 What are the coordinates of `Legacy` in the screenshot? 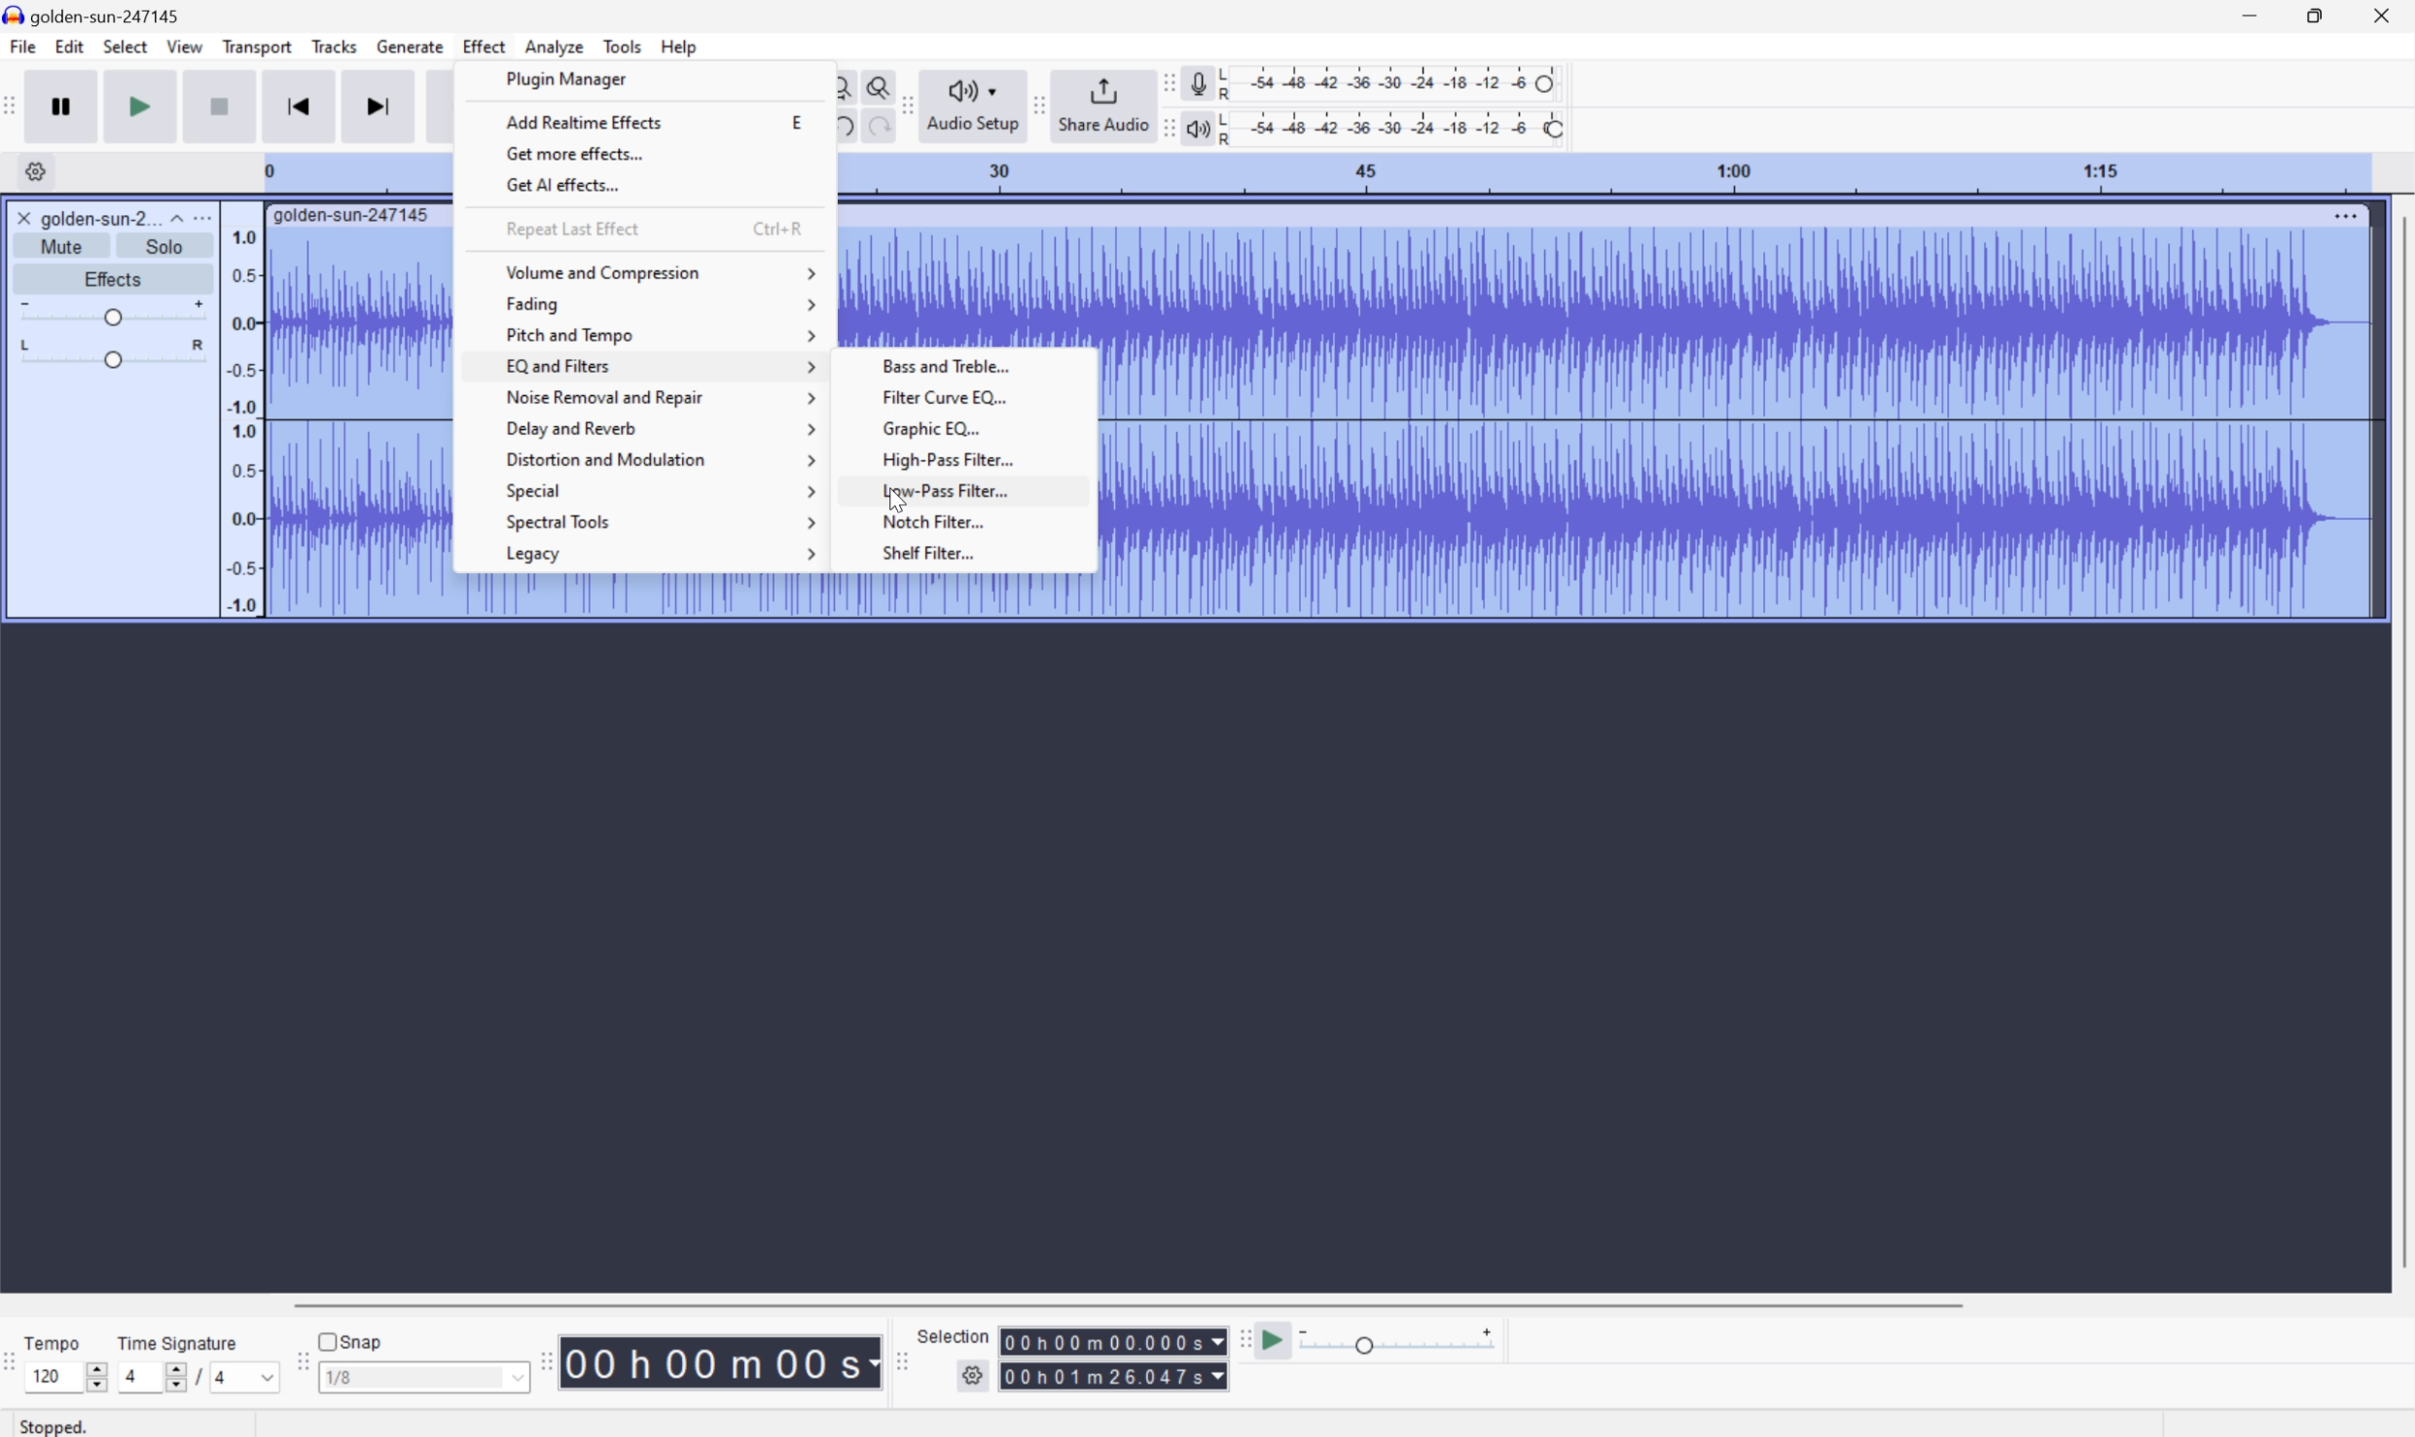 It's located at (657, 554).